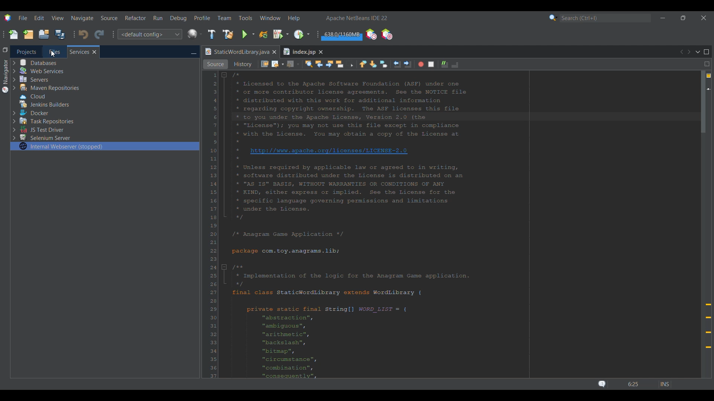 The height and width of the screenshot is (401, 714). Describe the element at coordinates (707, 52) in the screenshot. I see `Maximize` at that location.